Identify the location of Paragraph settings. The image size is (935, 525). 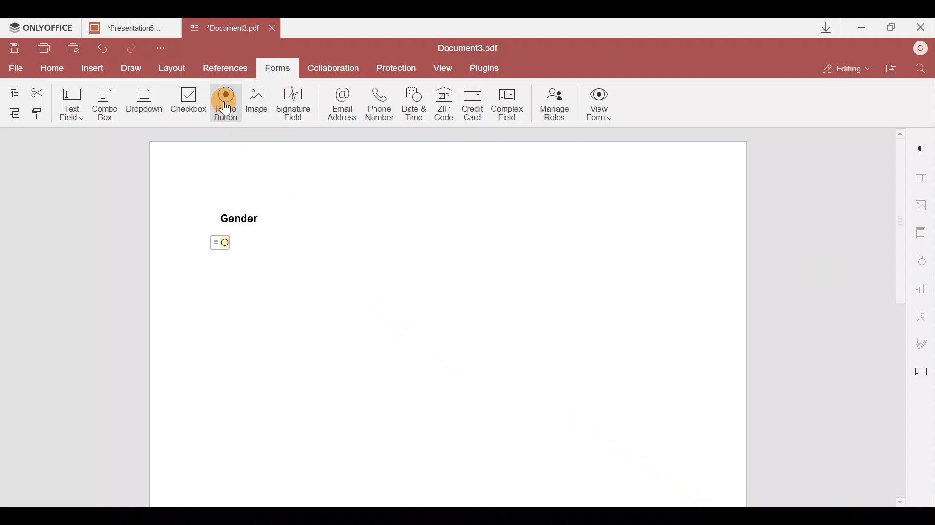
(921, 154).